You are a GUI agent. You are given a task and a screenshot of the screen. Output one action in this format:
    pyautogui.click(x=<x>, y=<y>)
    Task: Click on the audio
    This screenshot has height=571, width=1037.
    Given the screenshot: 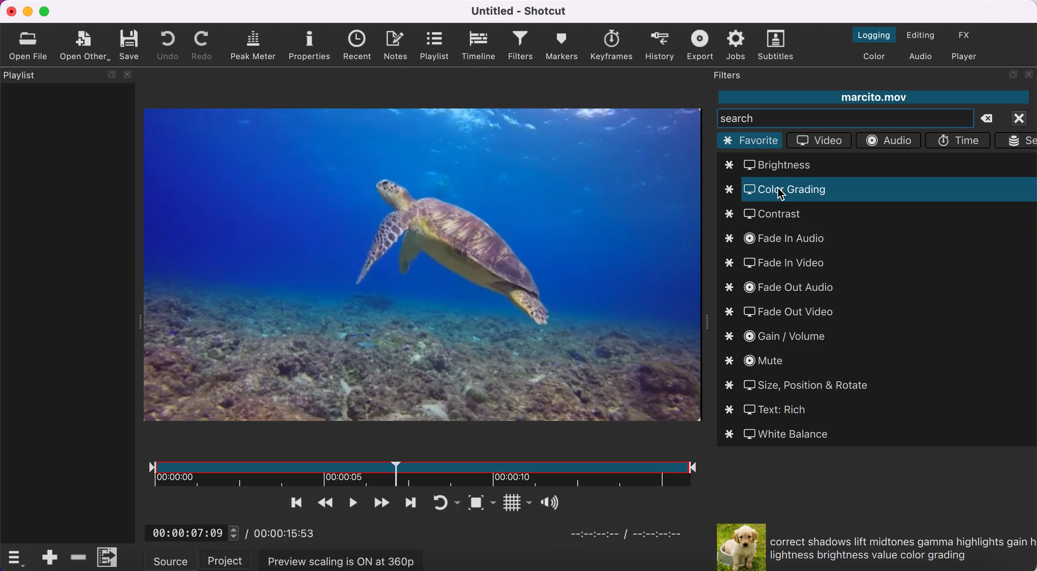 What is the action you would take?
    pyautogui.click(x=888, y=141)
    